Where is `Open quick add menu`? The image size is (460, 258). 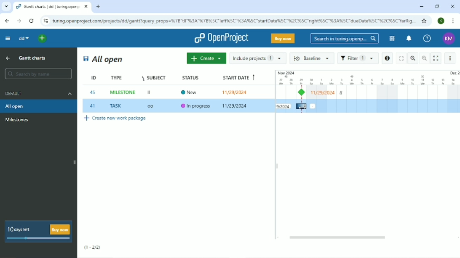
Open quick add menu is located at coordinates (43, 39).